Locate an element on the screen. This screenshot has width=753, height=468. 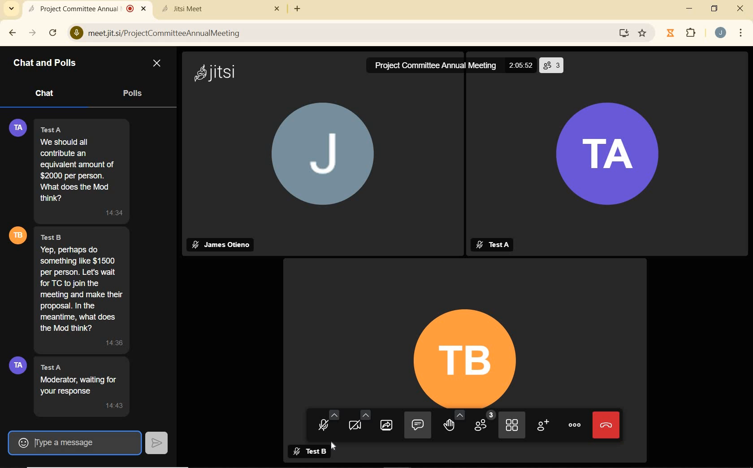
participants (3) is located at coordinates (553, 65).